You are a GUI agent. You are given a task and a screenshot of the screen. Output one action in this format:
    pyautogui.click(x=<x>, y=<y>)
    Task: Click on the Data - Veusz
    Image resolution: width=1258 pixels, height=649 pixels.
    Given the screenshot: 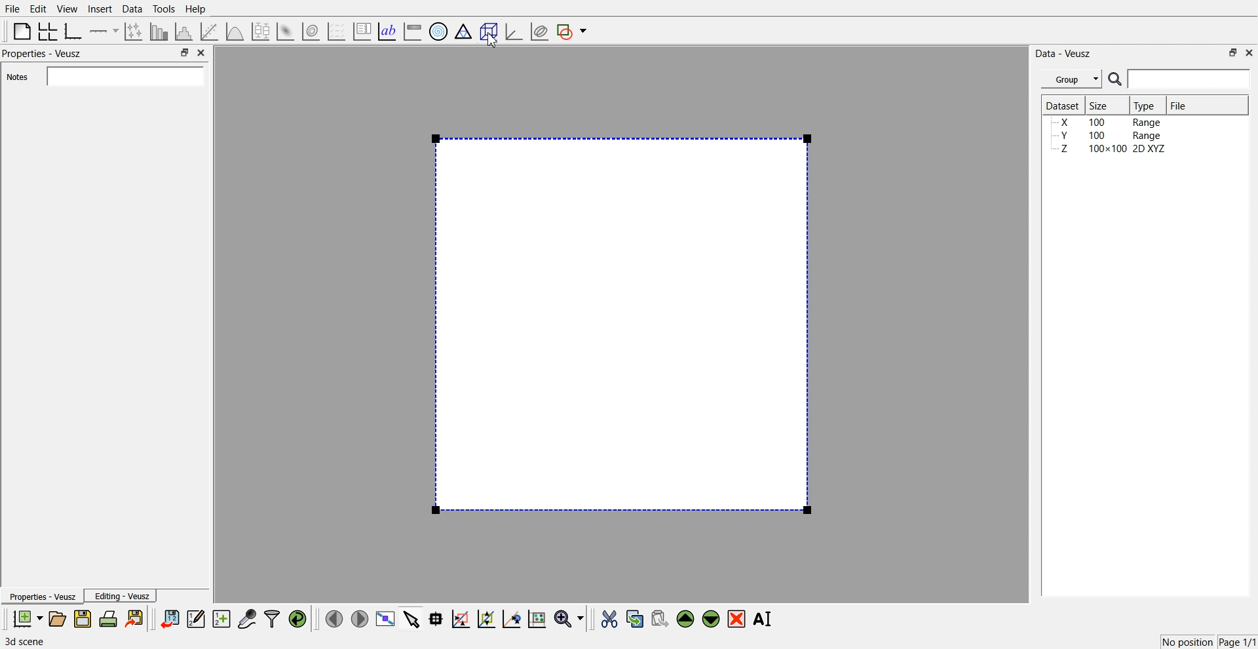 What is the action you would take?
    pyautogui.click(x=1063, y=54)
    